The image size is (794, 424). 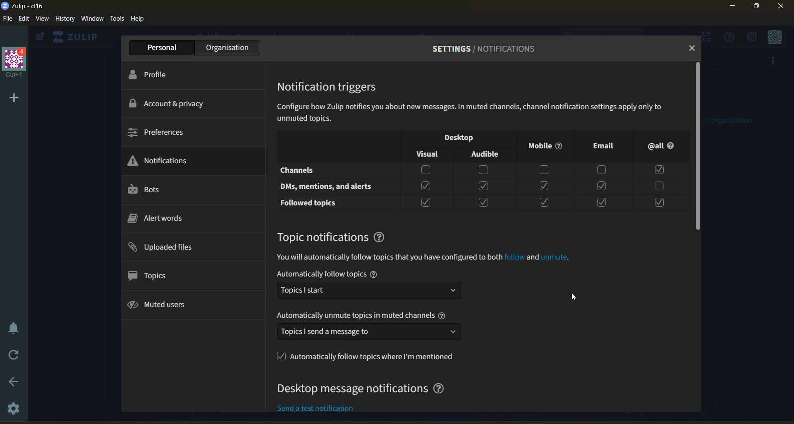 What do you see at coordinates (603, 146) in the screenshot?
I see `Email` at bounding box center [603, 146].